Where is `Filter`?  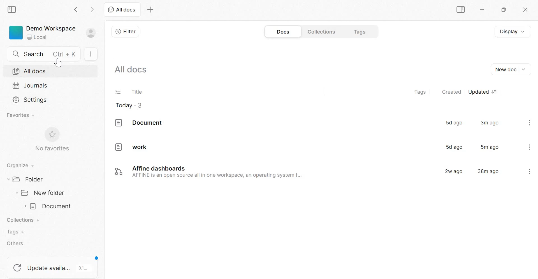 Filter is located at coordinates (125, 31).